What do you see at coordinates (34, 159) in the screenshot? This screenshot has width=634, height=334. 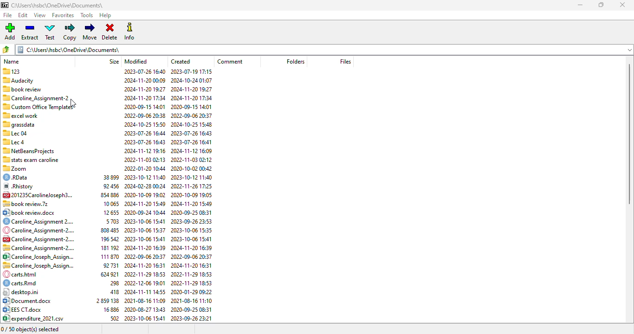 I see ` stats exam caroline` at bounding box center [34, 159].